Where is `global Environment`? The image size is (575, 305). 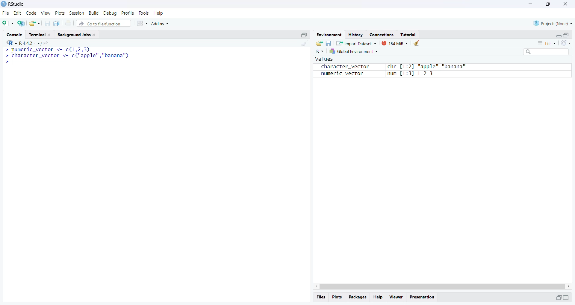 global Environment is located at coordinates (353, 51).